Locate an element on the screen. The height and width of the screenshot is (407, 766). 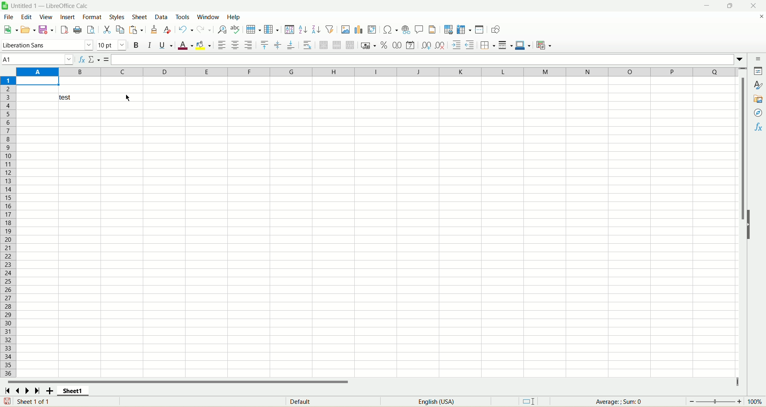
select function is located at coordinates (94, 60).